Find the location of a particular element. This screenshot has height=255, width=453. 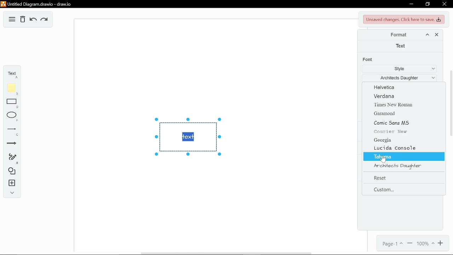

font is located at coordinates (368, 59).